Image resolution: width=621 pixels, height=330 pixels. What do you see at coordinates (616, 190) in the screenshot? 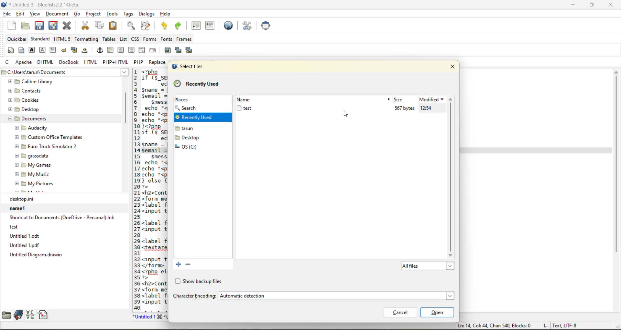
I see `vertical scrollbar` at bounding box center [616, 190].